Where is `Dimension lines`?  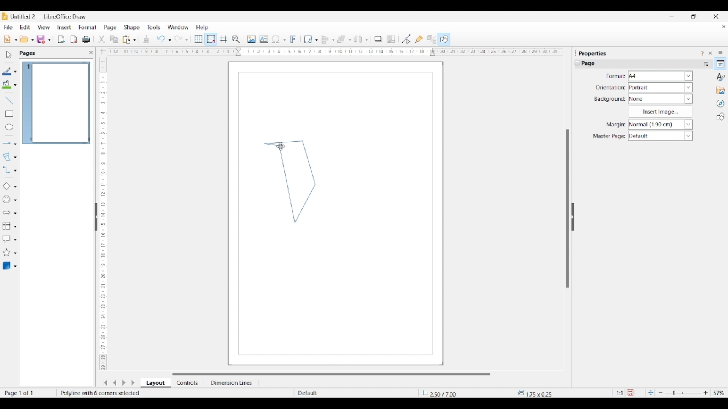 Dimension lines is located at coordinates (232, 383).